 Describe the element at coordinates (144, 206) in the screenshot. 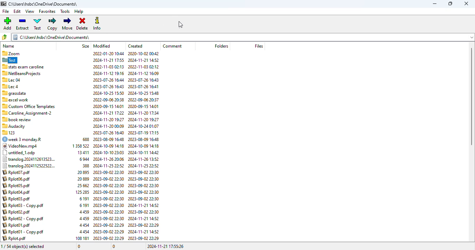

I see `2024-11-21 14:52` at that location.